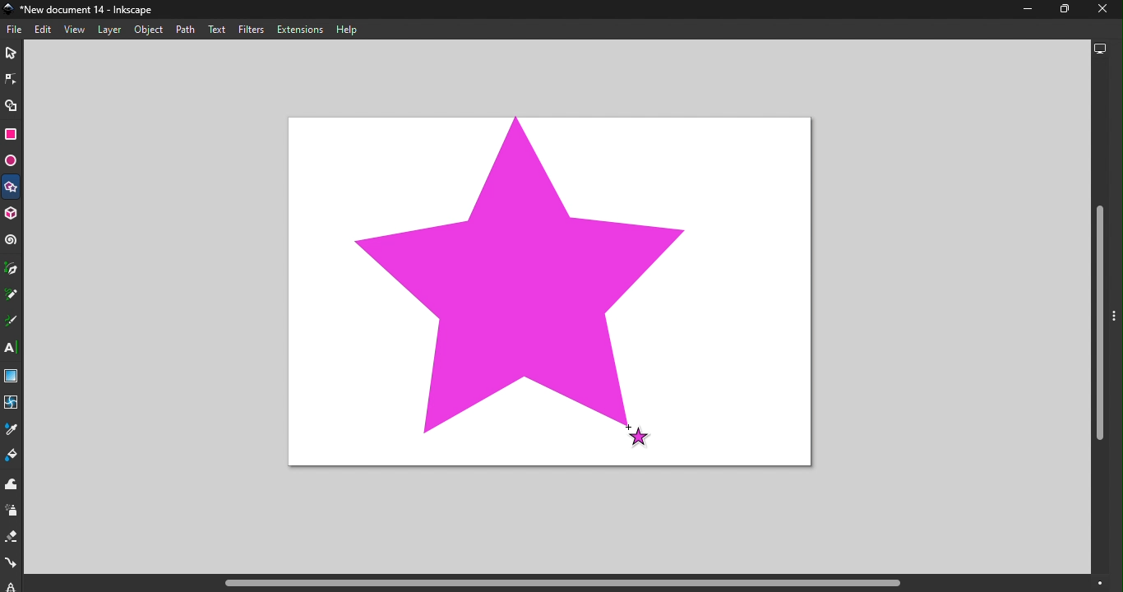 Image resolution: width=1123 pixels, height=592 pixels. What do you see at coordinates (76, 30) in the screenshot?
I see `View` at bounding box center [76, 30].